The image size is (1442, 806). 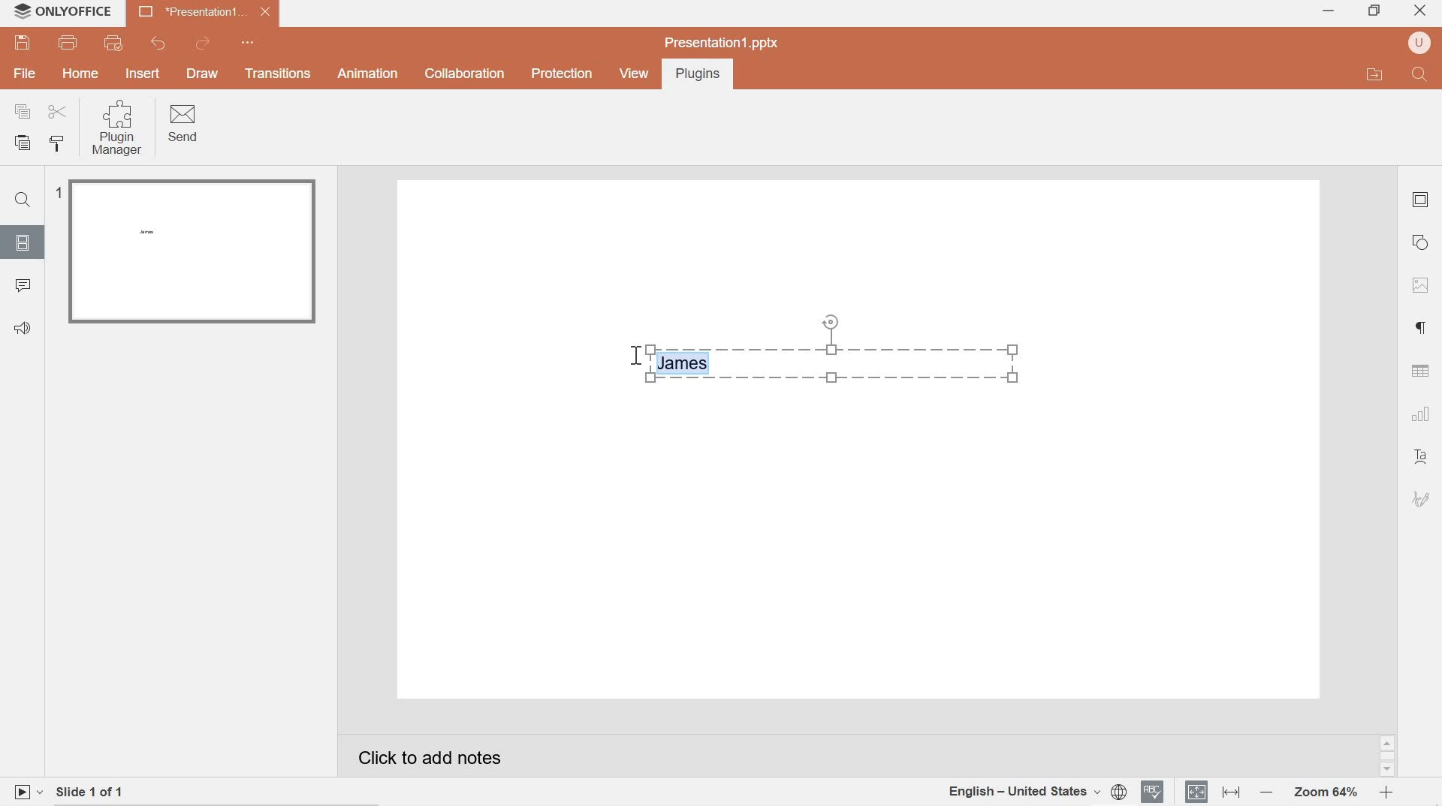 What do you see at coordinates (26, 75) in the screenshot?
I see `file` at bounding box center [26, 75].